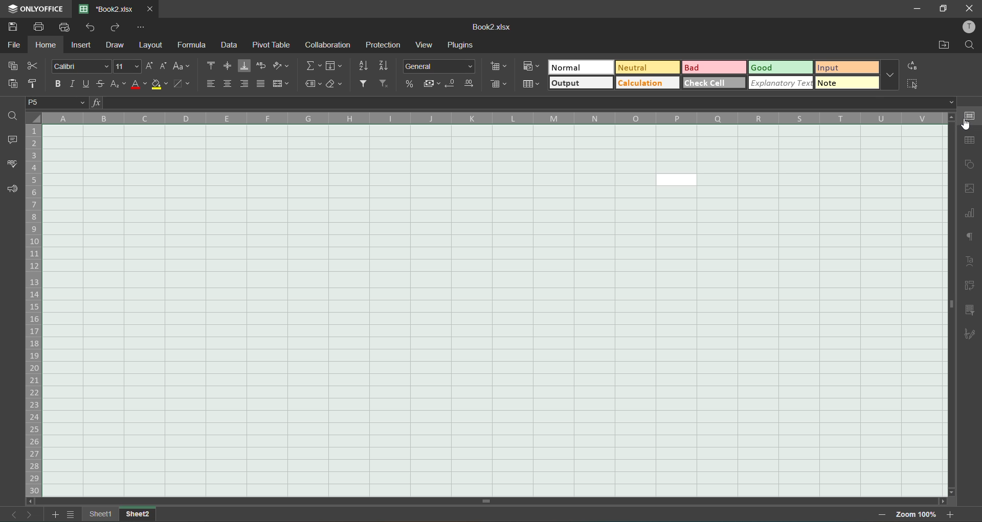 The width and height of the screenshot is (982, 522). What do you see at coordinates (326, 45) in the screenshot?
I see `collaboration` at bounding box center [326, 45].